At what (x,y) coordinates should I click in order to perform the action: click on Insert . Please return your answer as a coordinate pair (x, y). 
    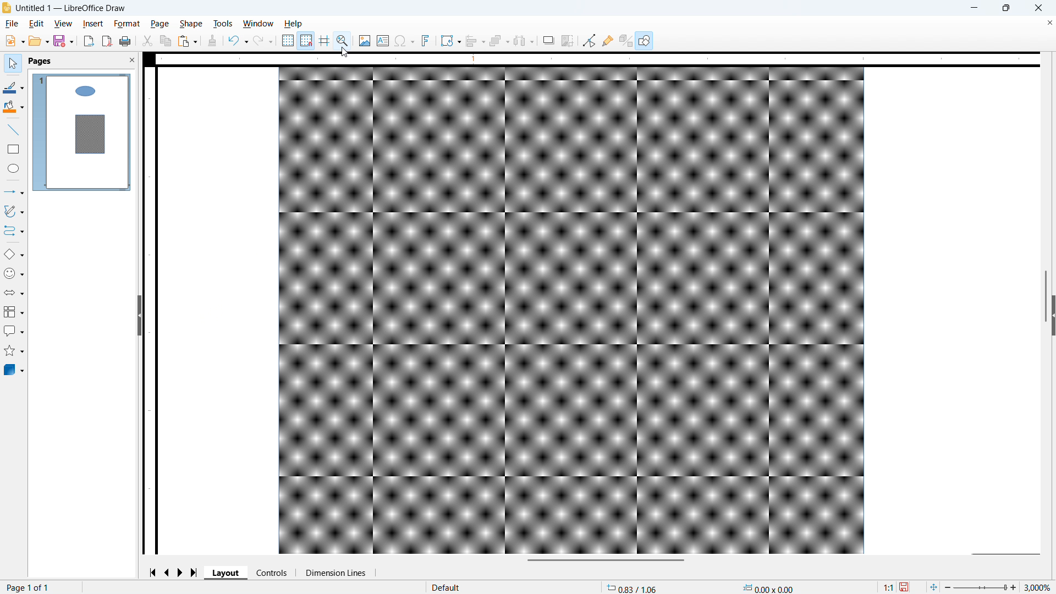
    Looking at the image, I should click on (93, 24).